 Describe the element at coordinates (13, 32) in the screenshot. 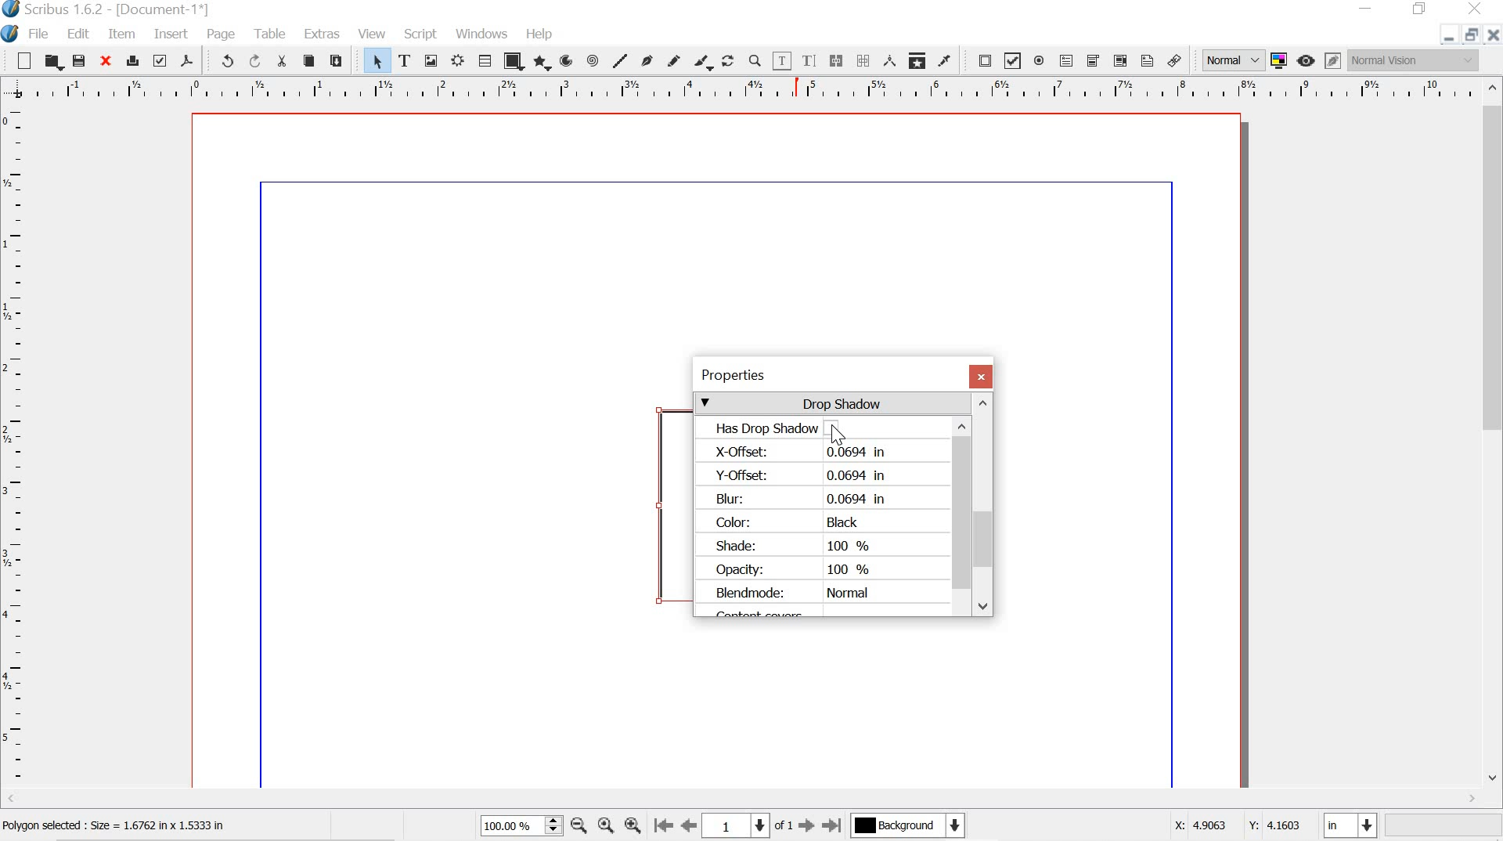

I see `SYSTEM LOGO` at that location.